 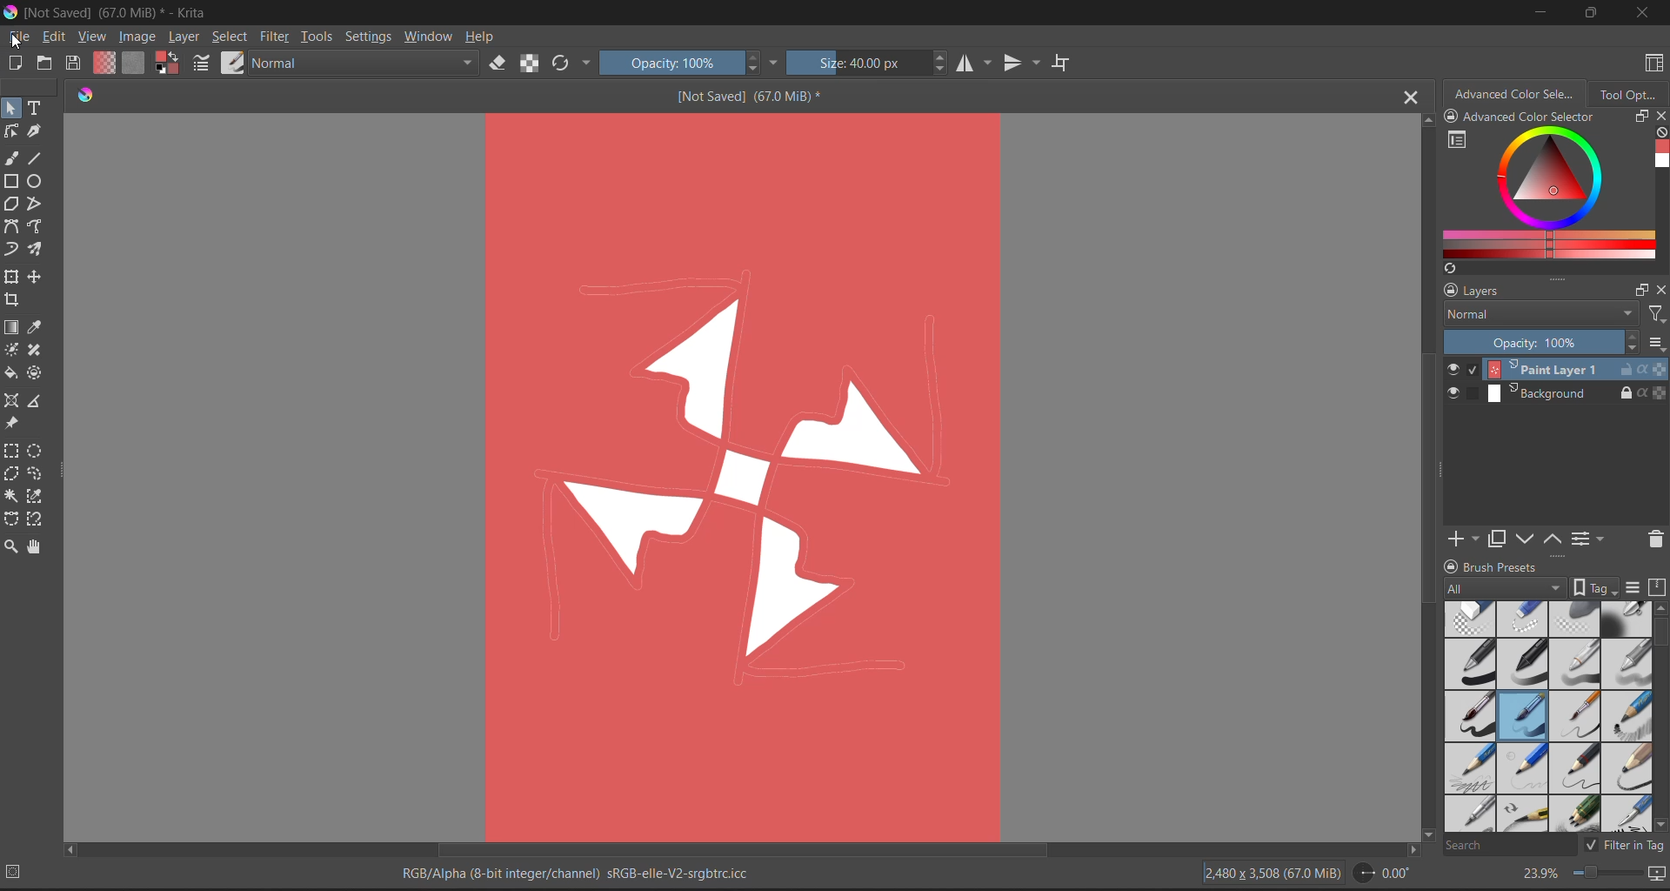 I want to click on tools, so click(x=12, y=274).